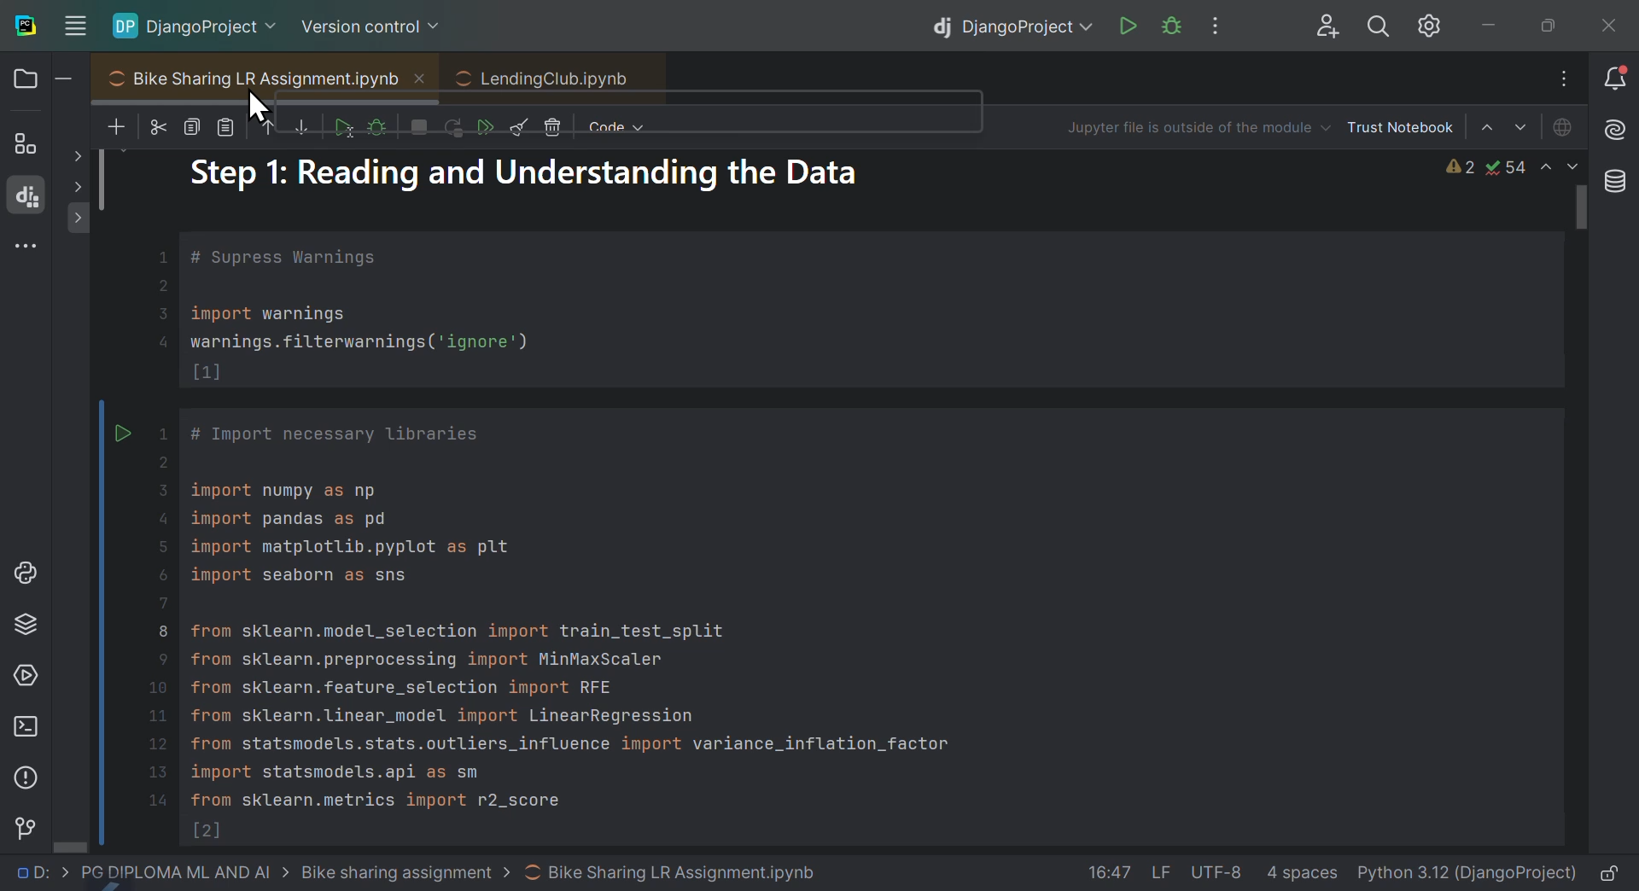 Image resolution: width=1639 pixels, height=891 pixels. What do you see at coordinates (269, 126) in the screenshot?
I see `move cell up` at bounding box center [269, 126].